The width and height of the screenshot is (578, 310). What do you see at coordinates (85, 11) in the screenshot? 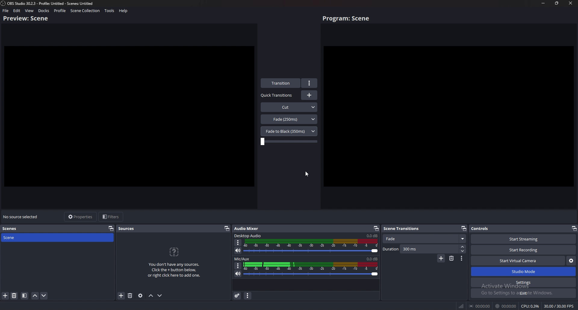
I see `scene collection` at bounding box center [85, 11].